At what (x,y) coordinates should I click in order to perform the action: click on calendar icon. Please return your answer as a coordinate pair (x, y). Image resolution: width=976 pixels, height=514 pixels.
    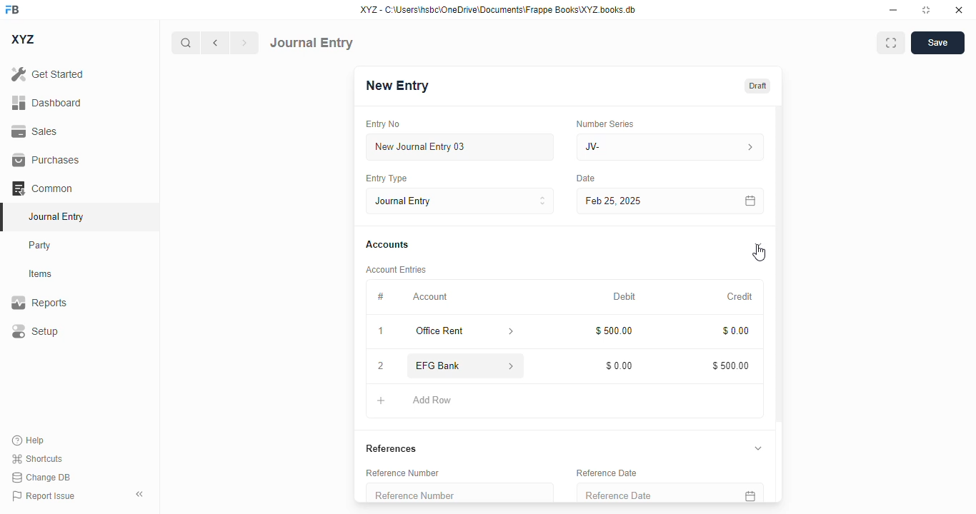
    Looking at the image, I should click on (751, 201).